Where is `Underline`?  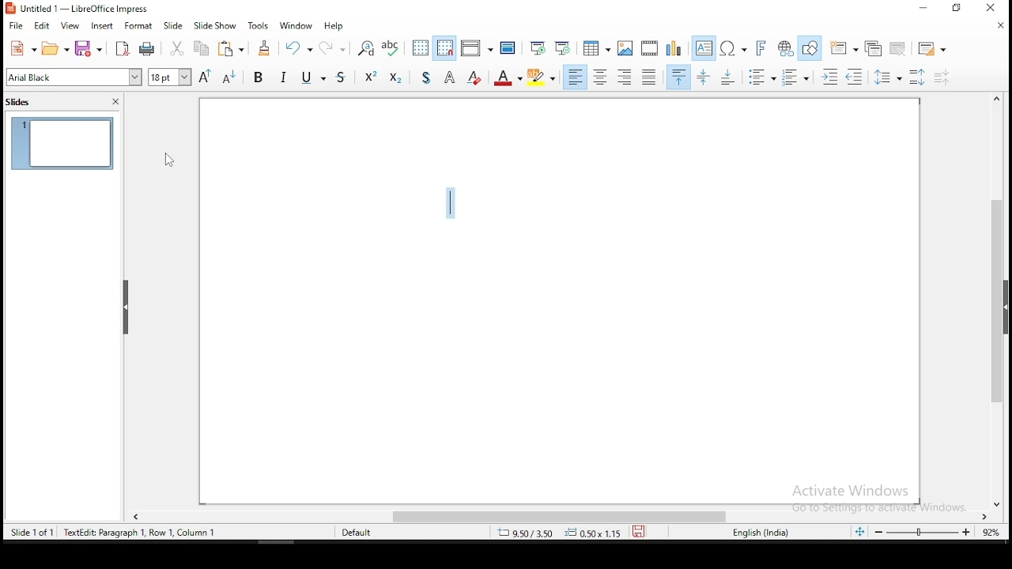
Underline is located at coordinates (312, 76).